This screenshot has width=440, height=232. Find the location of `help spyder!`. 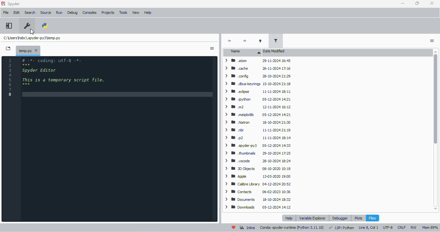

help spyder! is located at coordinates (234, 228).